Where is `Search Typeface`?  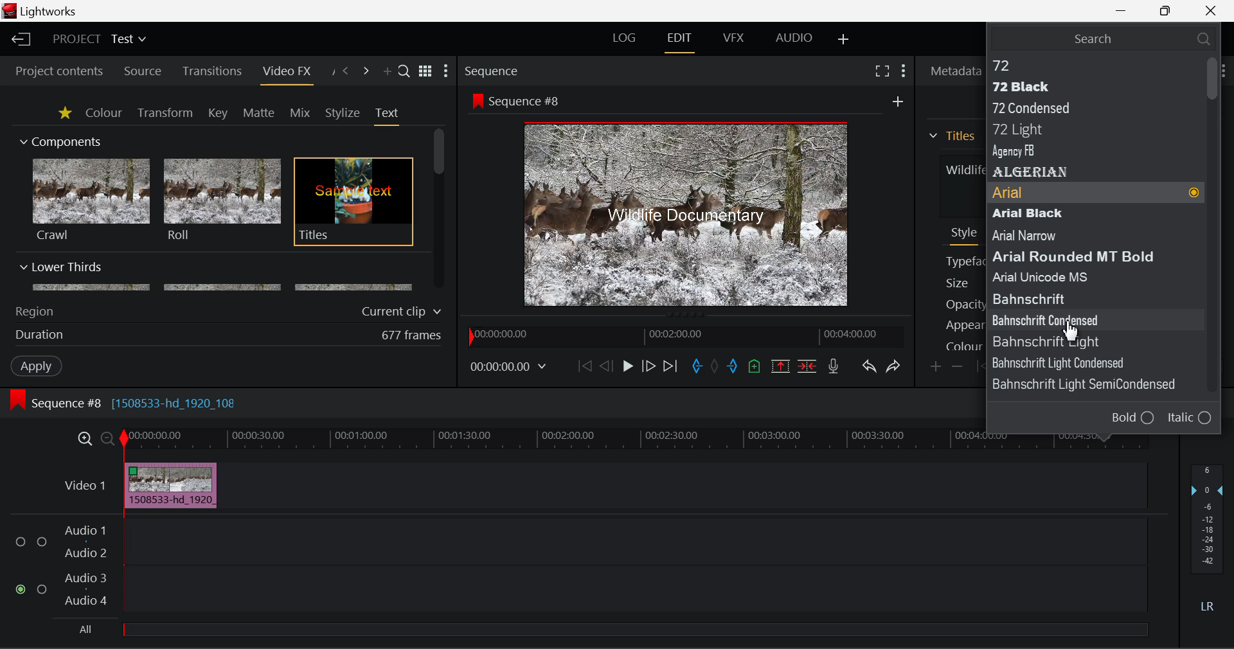 Search Typeface is located at coordinates (1103, 38).